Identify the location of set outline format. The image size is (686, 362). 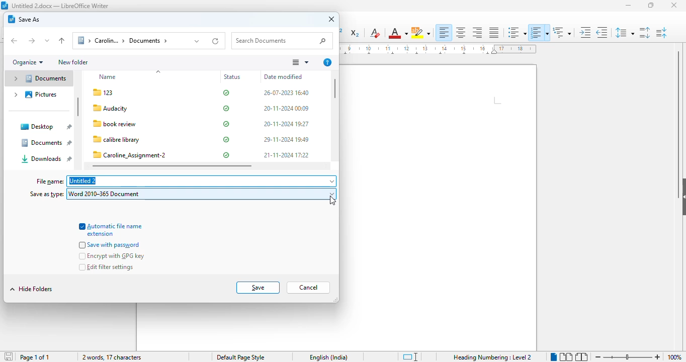
(562, 32).